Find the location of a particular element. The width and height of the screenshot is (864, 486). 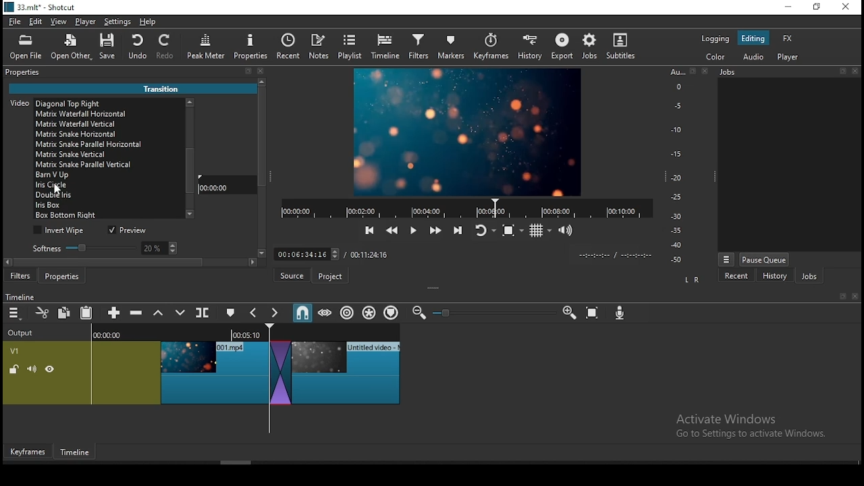

fx is located at coordinates (788, 39).